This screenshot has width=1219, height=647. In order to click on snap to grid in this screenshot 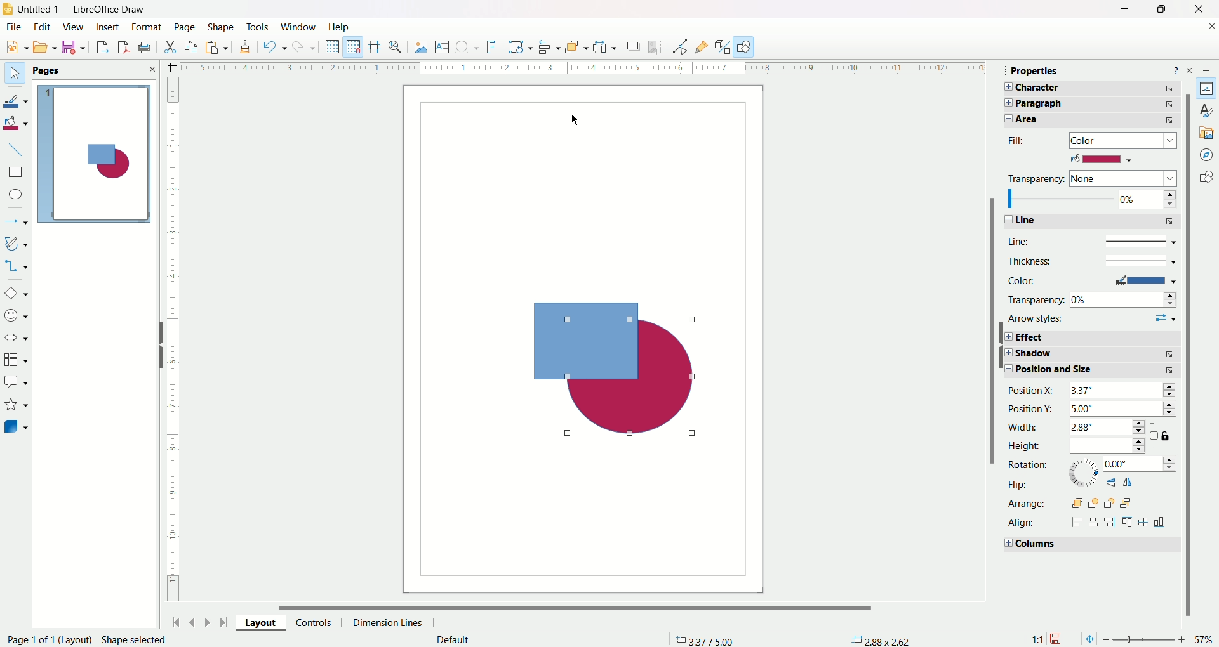, I will do `click(356, 46)`.